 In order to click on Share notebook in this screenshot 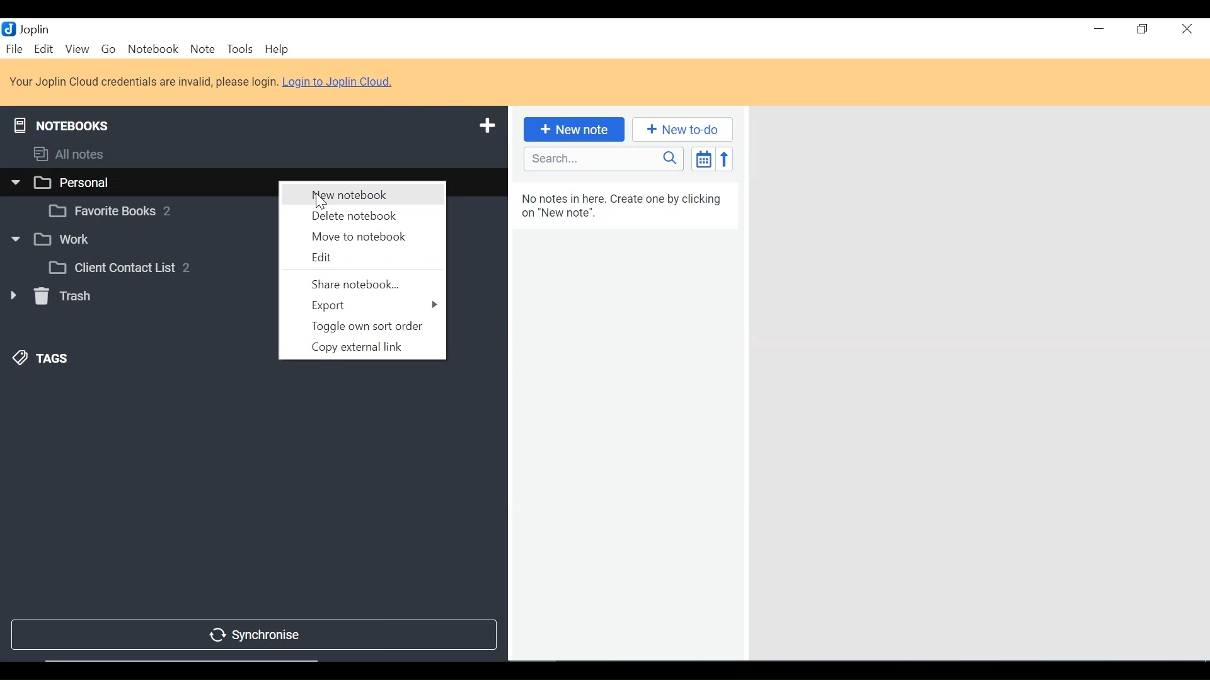, I will do `click(364, 285)`.